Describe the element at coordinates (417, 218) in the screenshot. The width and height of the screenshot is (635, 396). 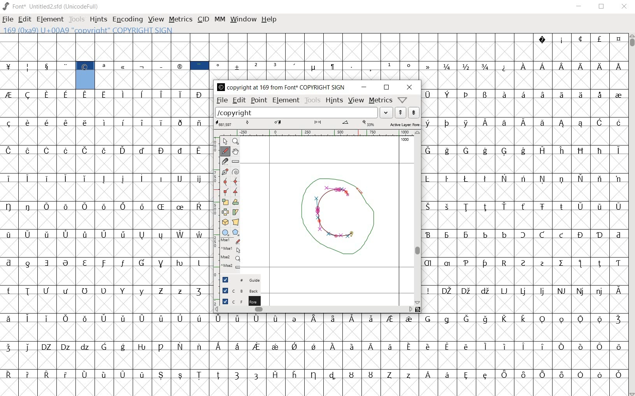
I see `scrollbar` at that location.